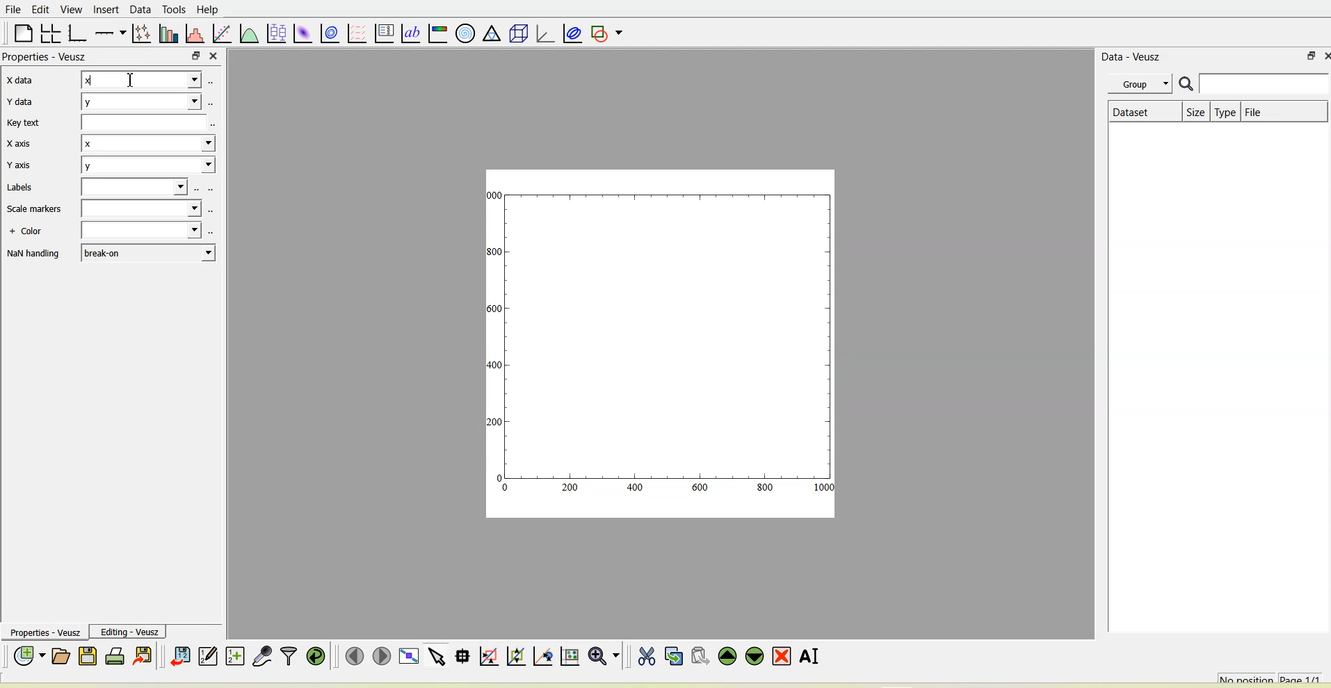 Image resolution: width=1331 pixels, height=688 pixels. Describe the element at coordinates (25, 123) in the screenshot. I see `Key text` at that location.